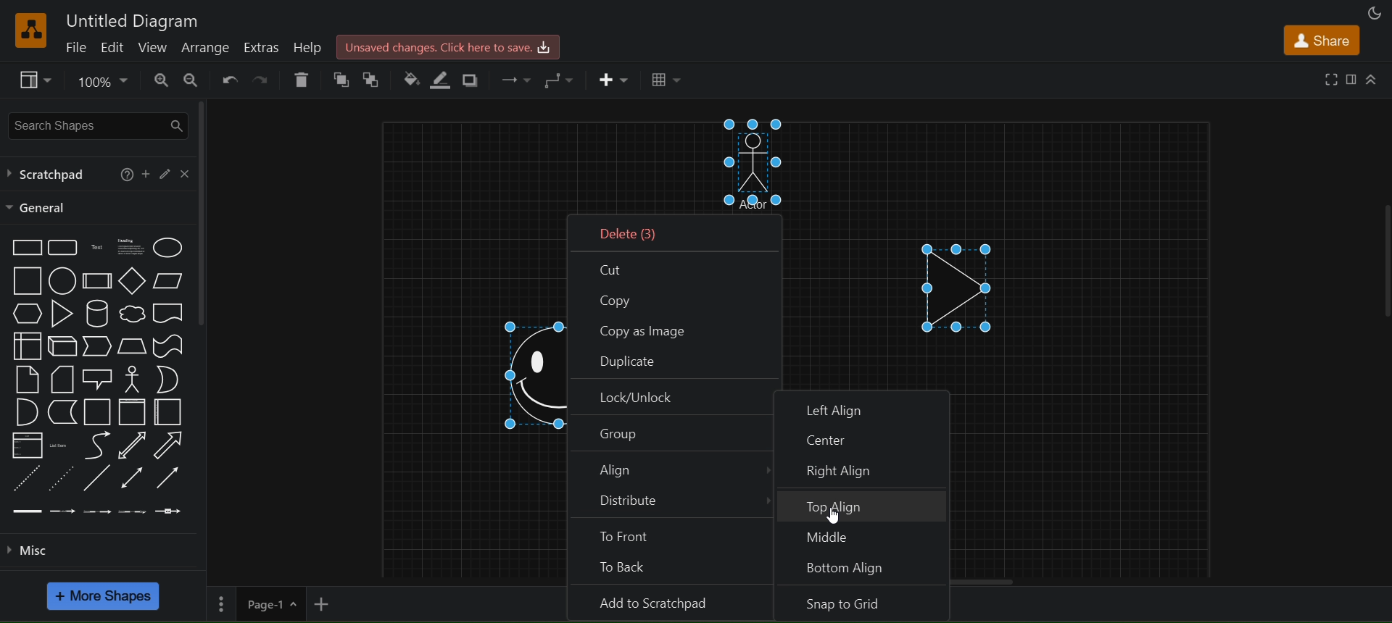 This screenshot has height=623, width=1392. I want to click on insert , so click(615, 80).